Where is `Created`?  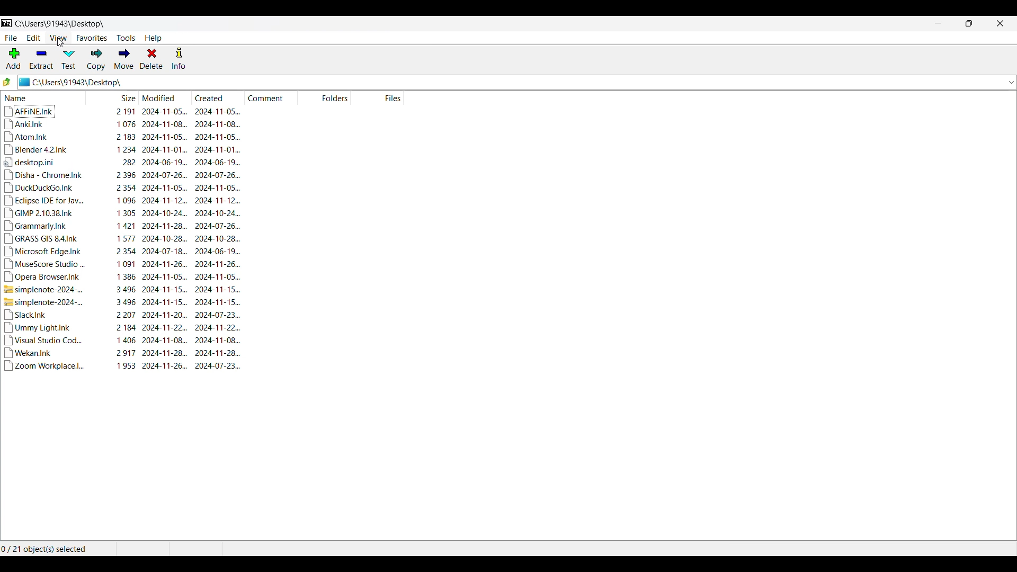 Created is located at coordinates (216, 98).